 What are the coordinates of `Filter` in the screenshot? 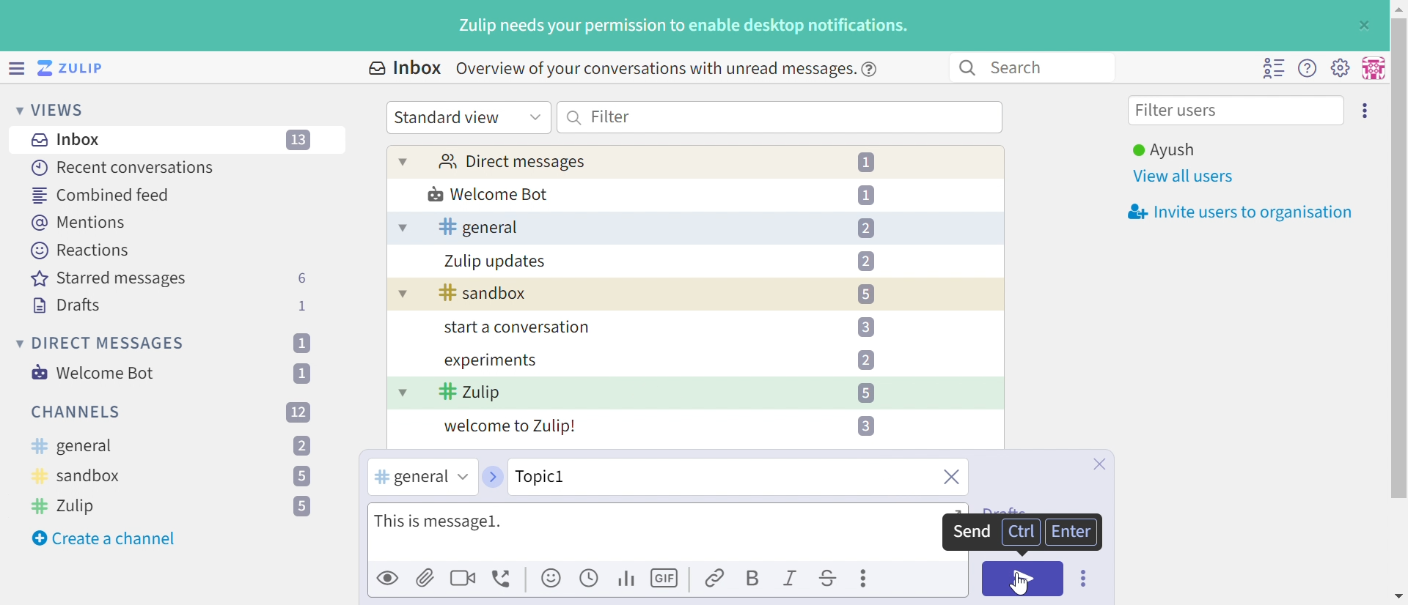 It's located at (611, 116).